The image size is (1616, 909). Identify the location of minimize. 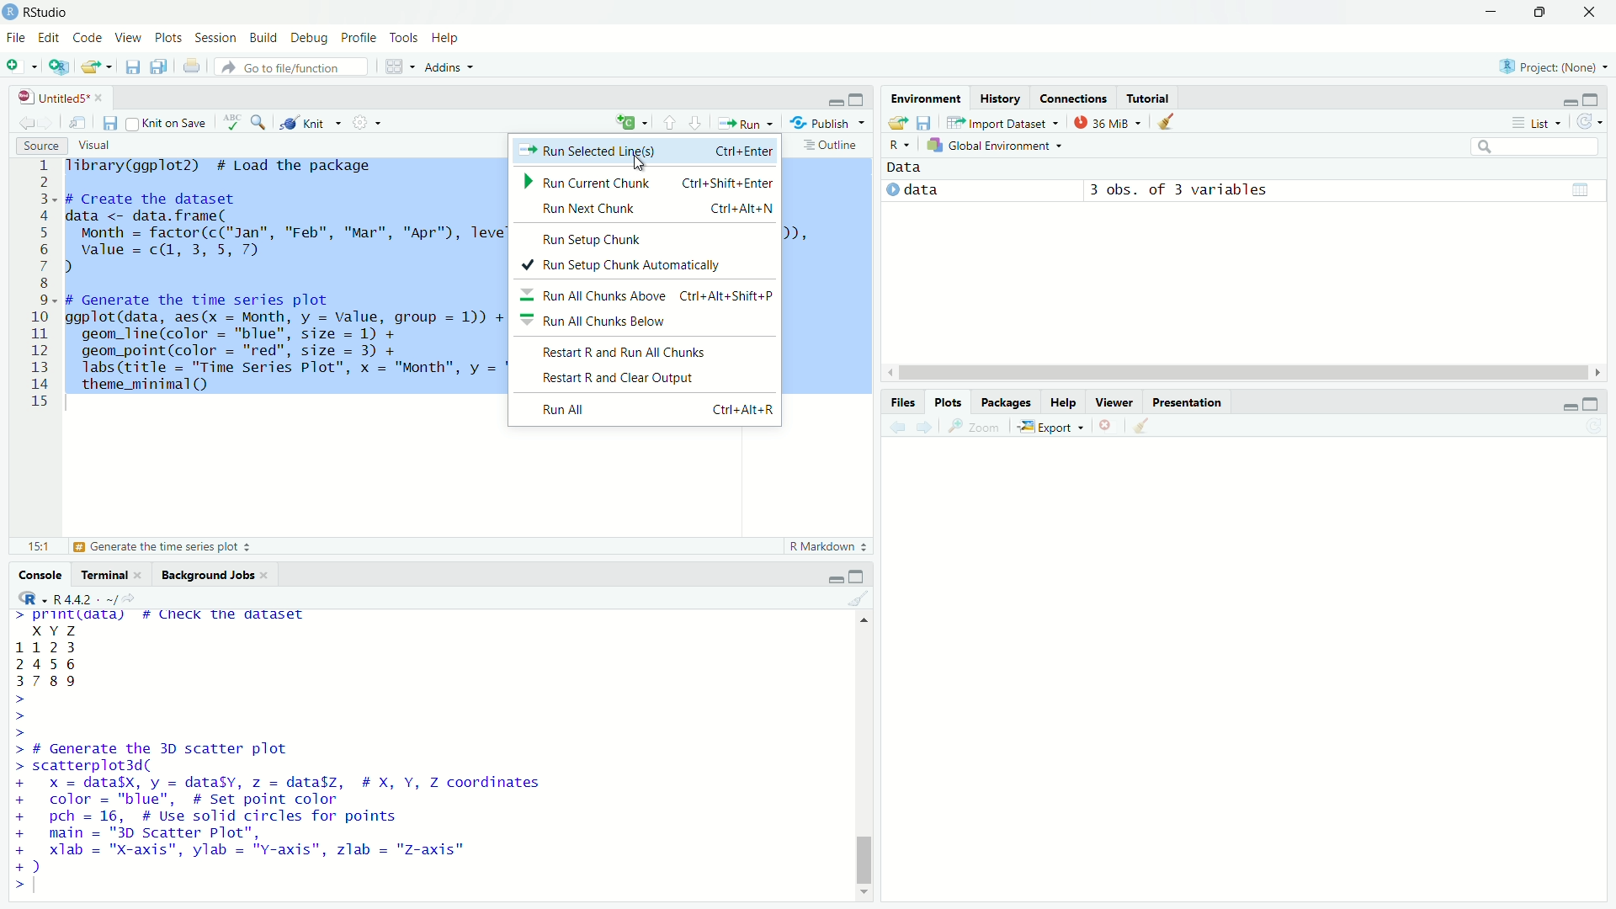
(833, 97).